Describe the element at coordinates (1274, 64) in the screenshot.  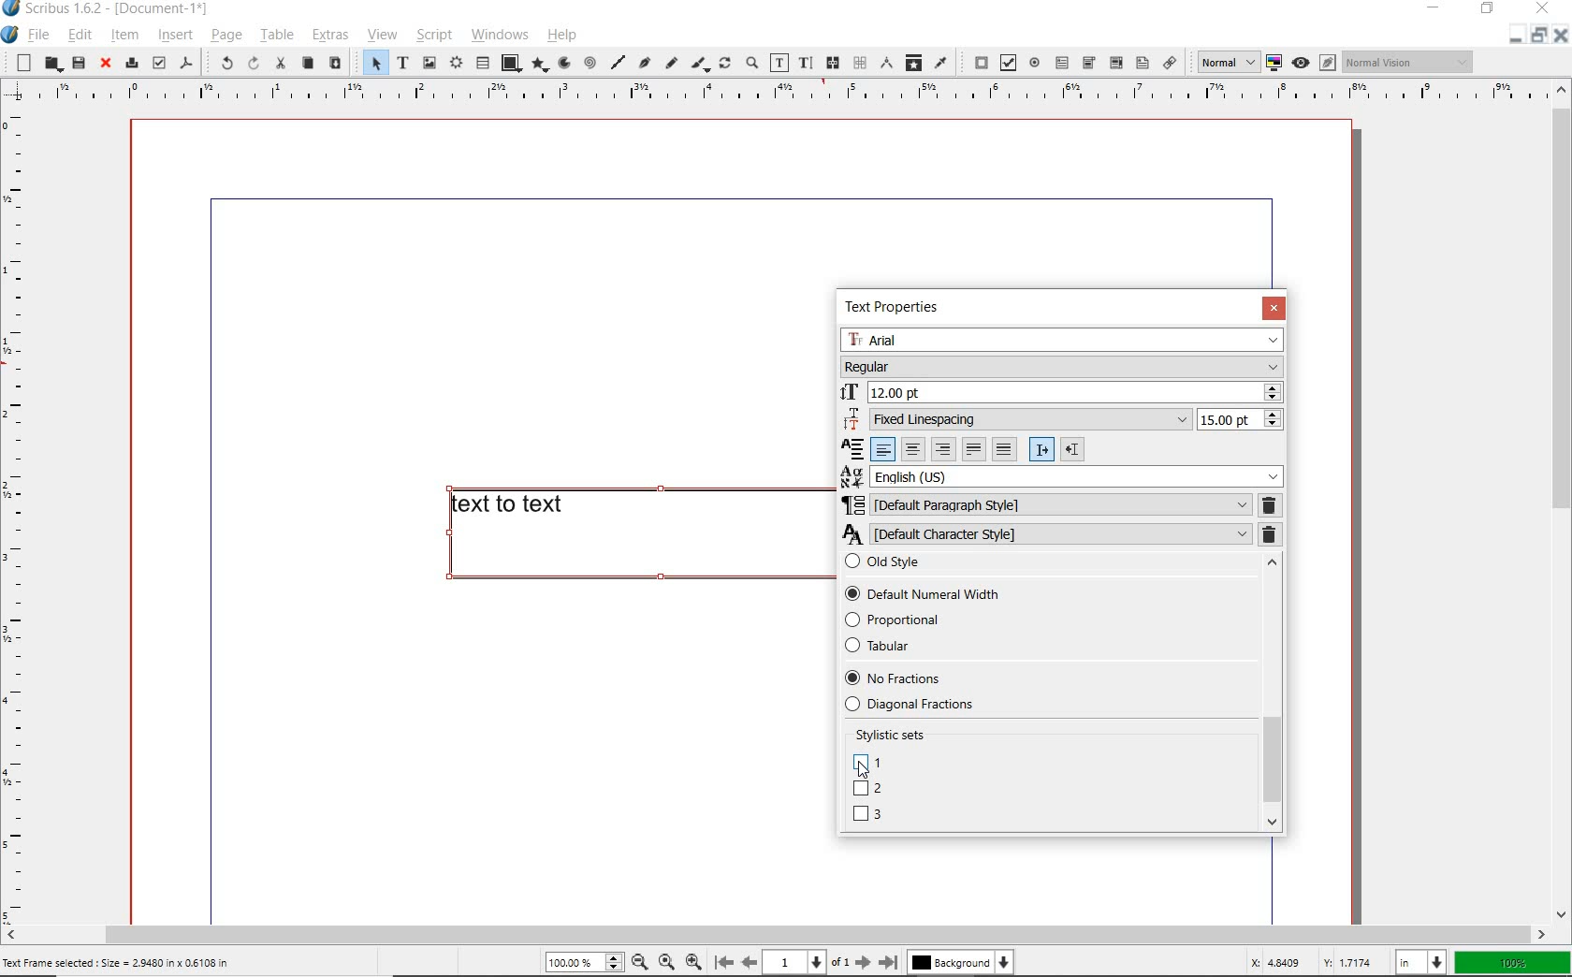
I see `toggle color` at that location.